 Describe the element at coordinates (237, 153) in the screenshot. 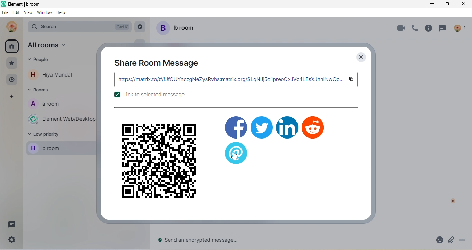

I see `web` at that location.